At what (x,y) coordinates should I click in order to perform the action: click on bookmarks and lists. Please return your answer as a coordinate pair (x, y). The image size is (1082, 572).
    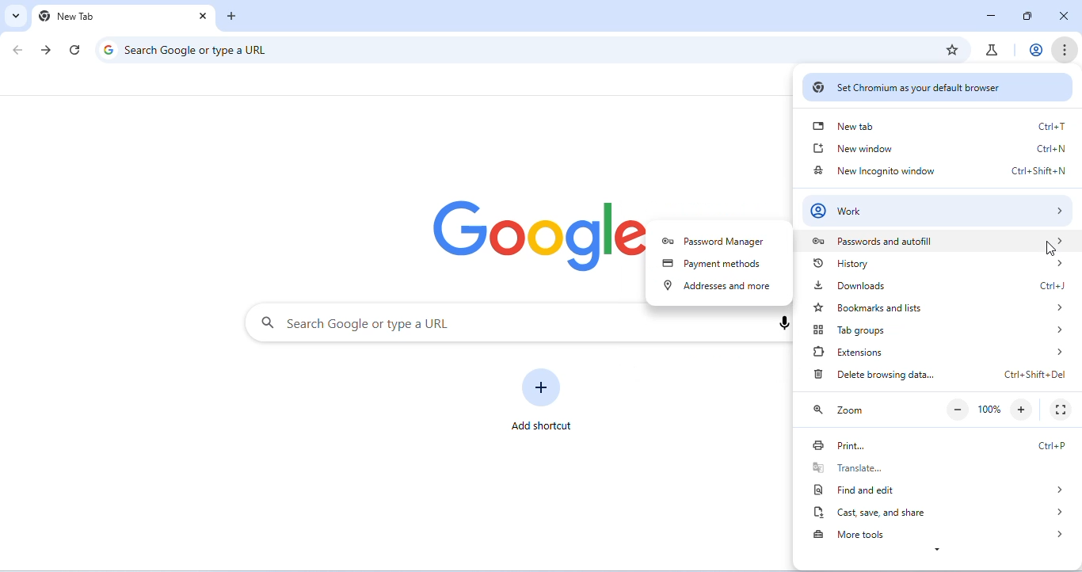
    Looking at the image, I should click on (939, 307).